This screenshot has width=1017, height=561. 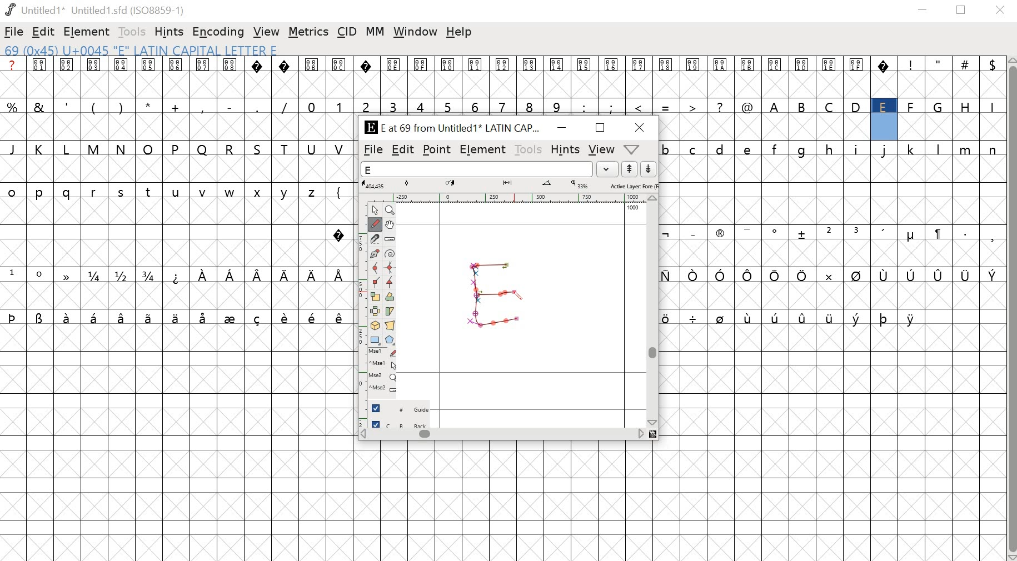 What do you see at coordinates (84, 31) in the screenshot?
I see `element` at bounding box center [84, 31].